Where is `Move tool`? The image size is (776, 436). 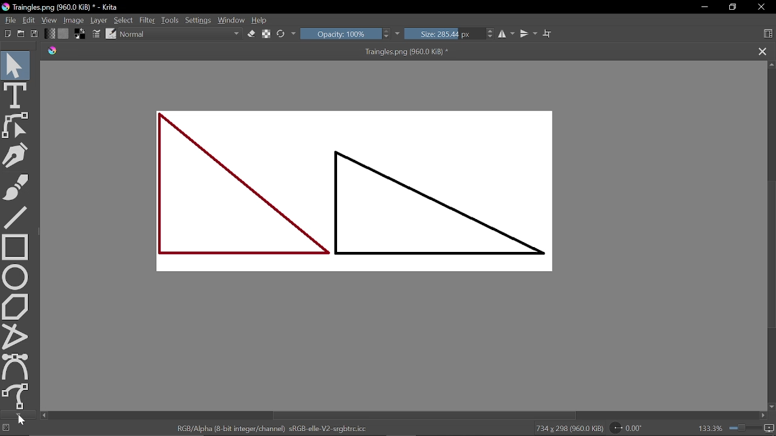 Move tool is located at coordinates (15, 64).